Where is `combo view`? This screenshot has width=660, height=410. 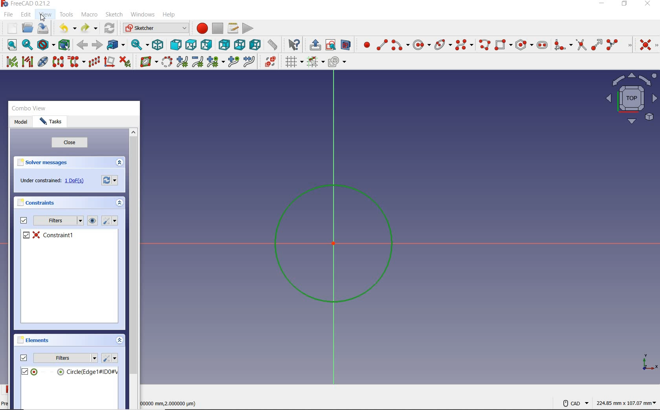
combo view is located at coordinates (31, 109).